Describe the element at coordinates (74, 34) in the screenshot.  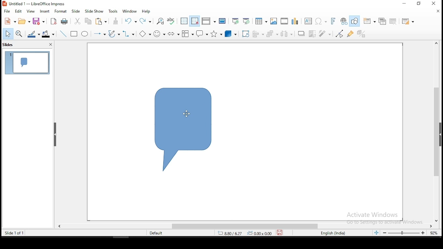
I see `rectangle` at that location.